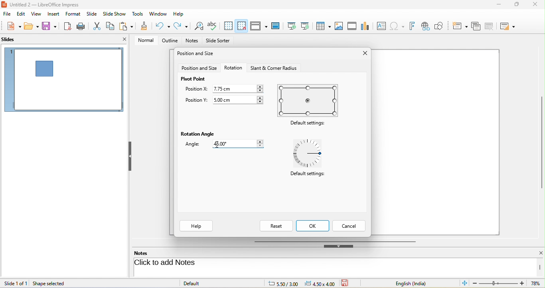 This screenshot has width=545, height=288. Describe the element at coordinates (217, 144) in the screenshot. I see `cursor movement` at that location.